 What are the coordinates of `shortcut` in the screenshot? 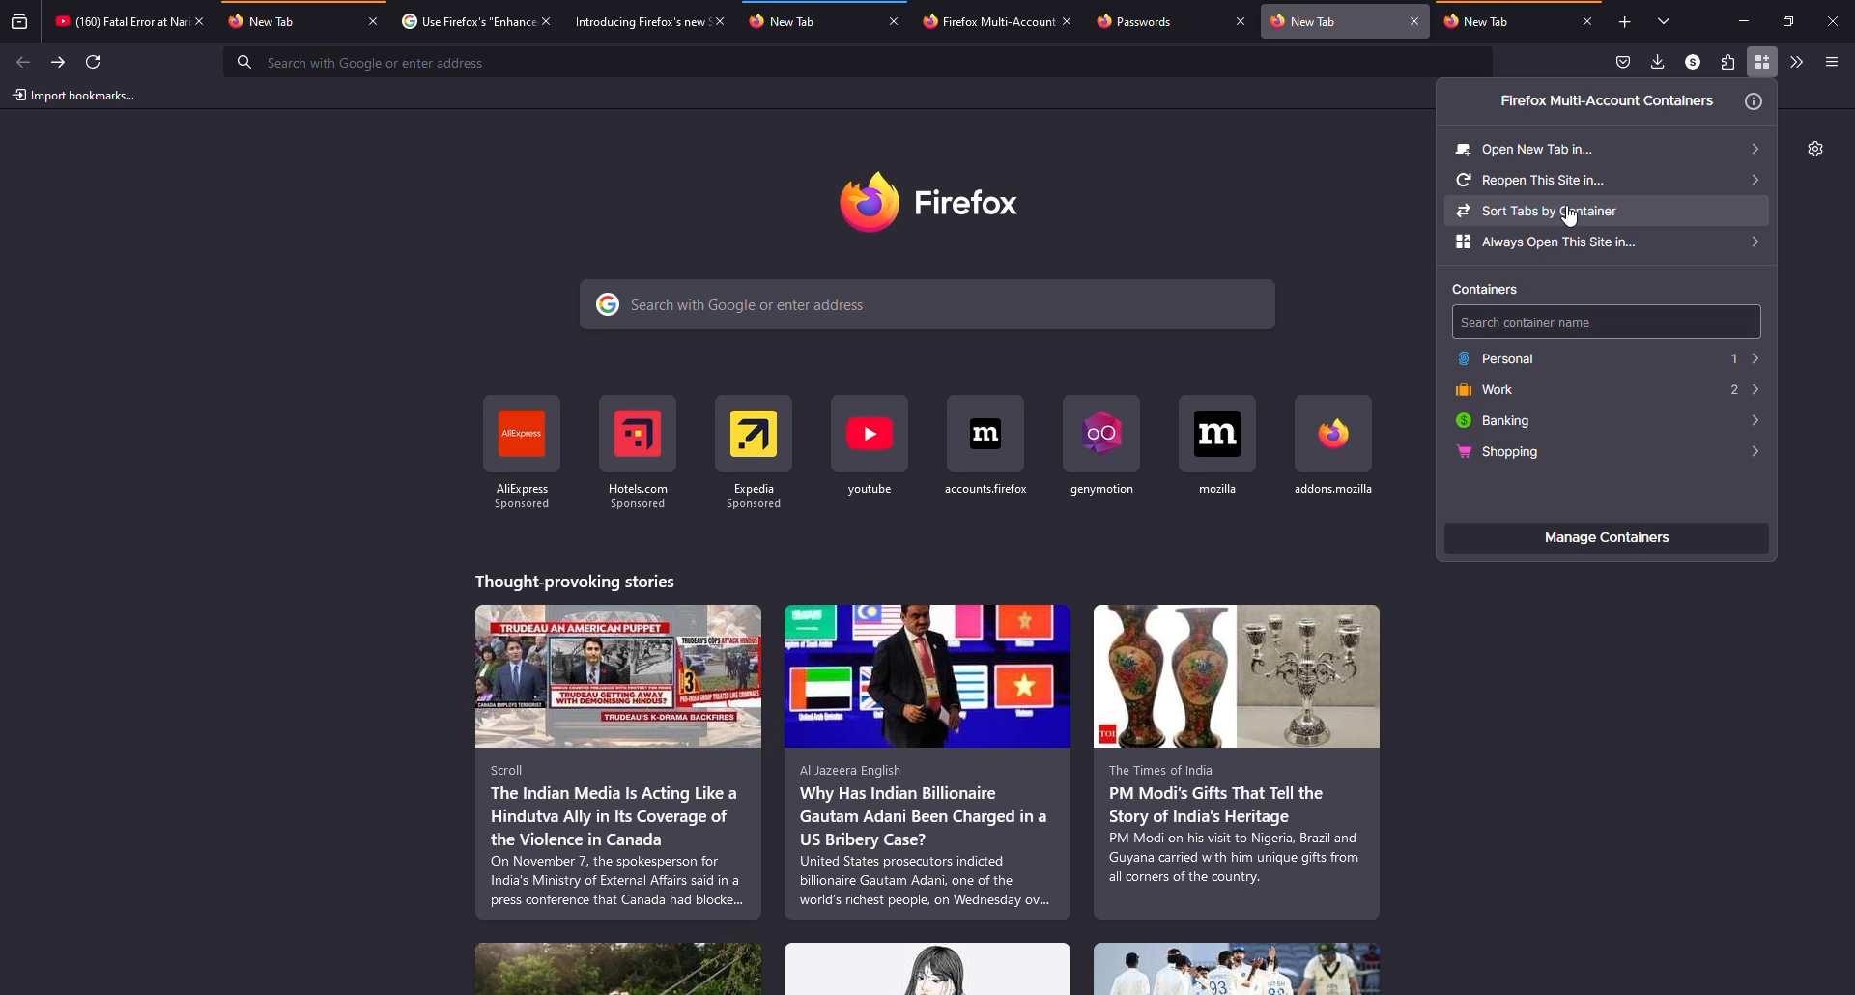 It's located at (640, 450).